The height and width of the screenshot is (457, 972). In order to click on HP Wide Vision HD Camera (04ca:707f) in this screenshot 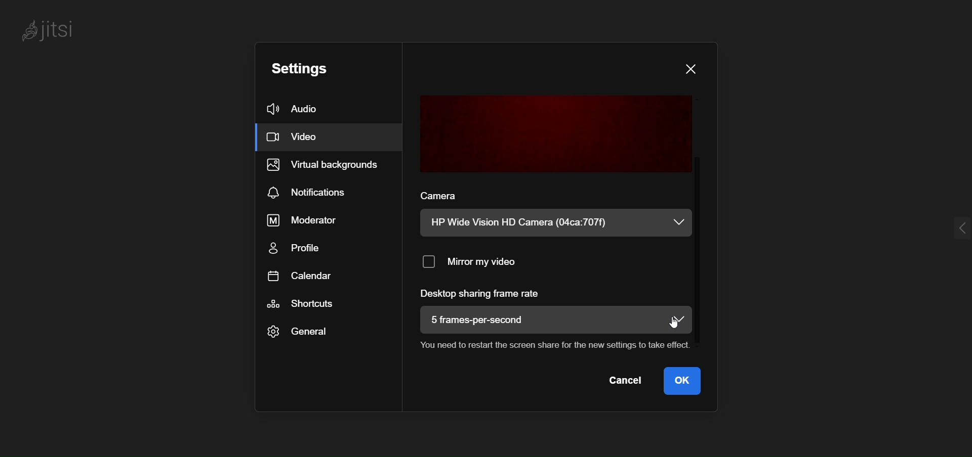, I will do `click(522, 222)`.